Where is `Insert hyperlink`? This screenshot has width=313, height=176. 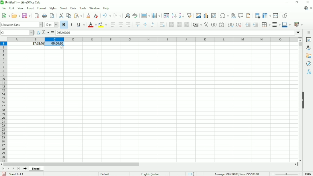
Insert hyperlink is located at coordinates (233, 16).